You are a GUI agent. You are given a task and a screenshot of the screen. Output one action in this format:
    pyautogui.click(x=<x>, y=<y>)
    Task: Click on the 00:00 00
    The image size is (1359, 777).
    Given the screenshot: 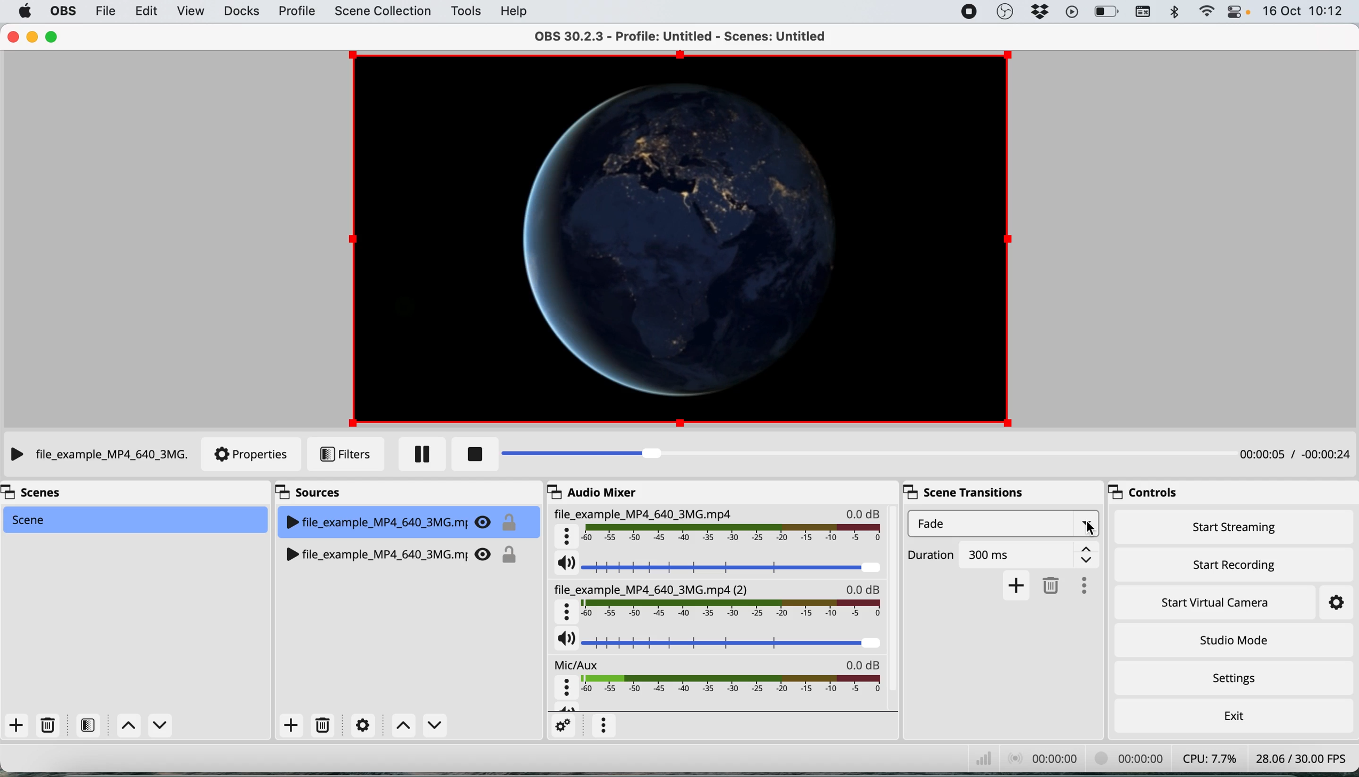 What is the action you would take?
    pyautogui.click(x=1126, y=758)
    